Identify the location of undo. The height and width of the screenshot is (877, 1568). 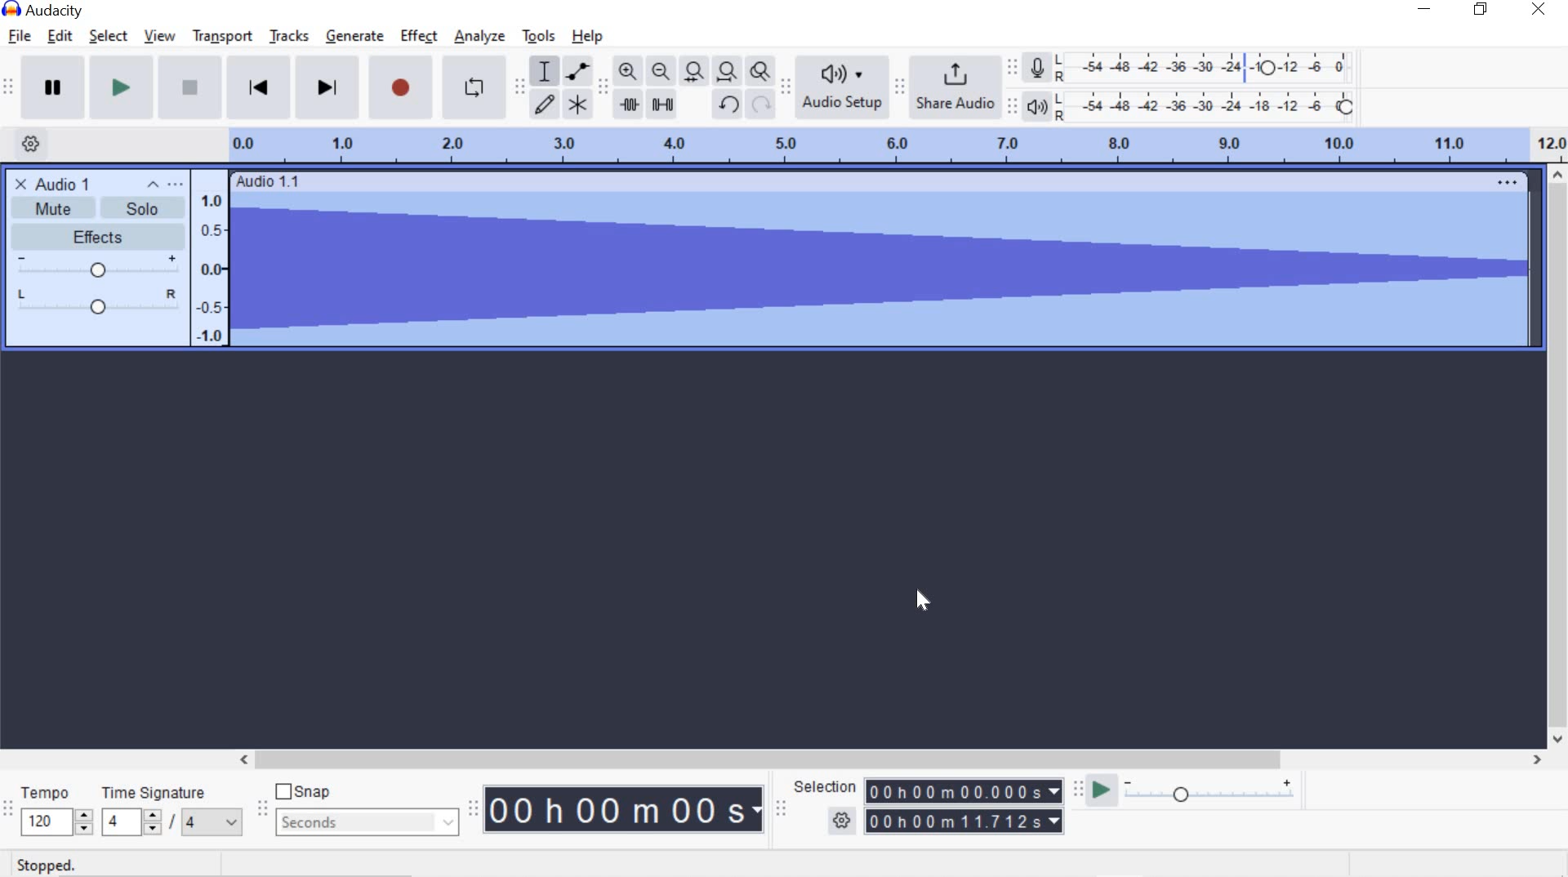
(724, 104).